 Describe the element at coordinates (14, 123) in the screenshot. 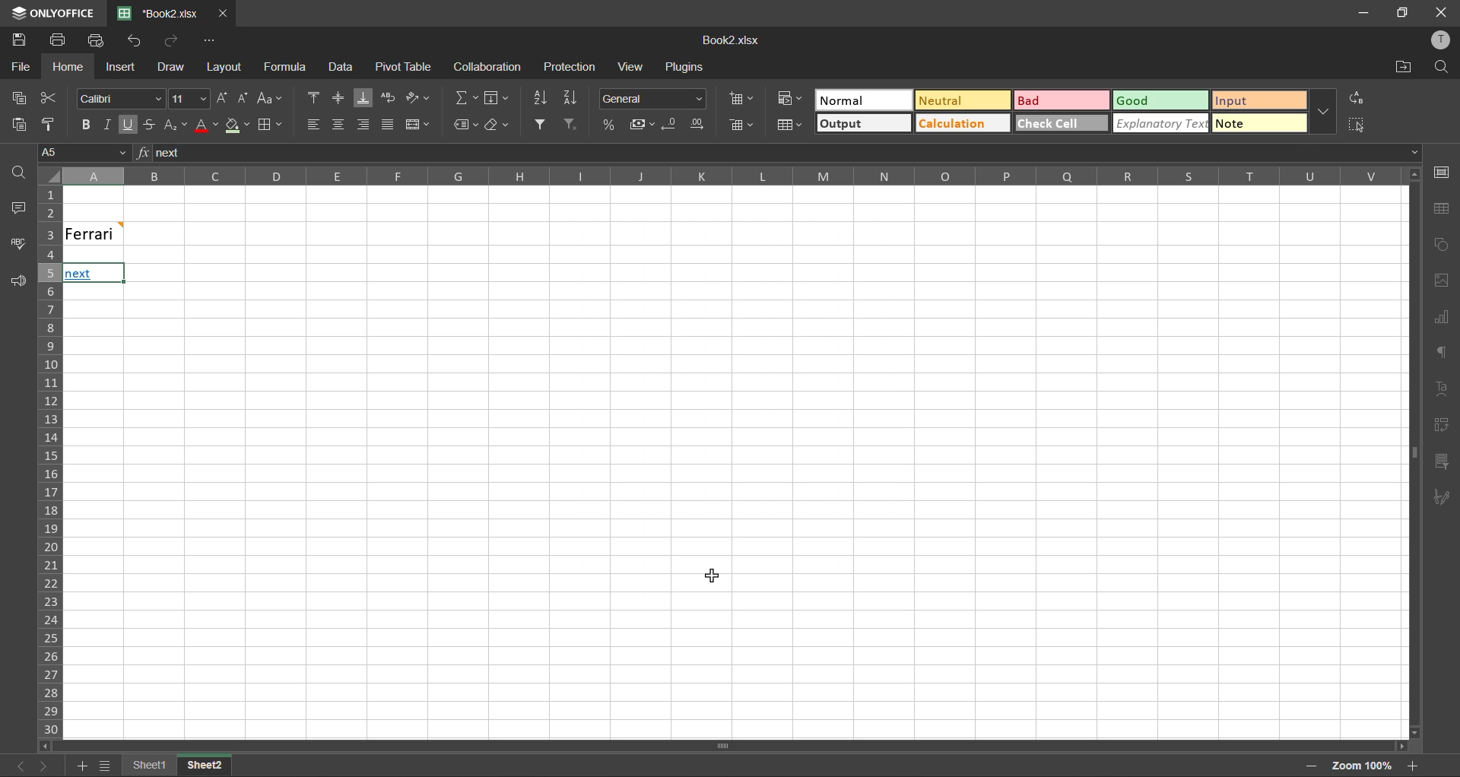

I see `paste` at that location.